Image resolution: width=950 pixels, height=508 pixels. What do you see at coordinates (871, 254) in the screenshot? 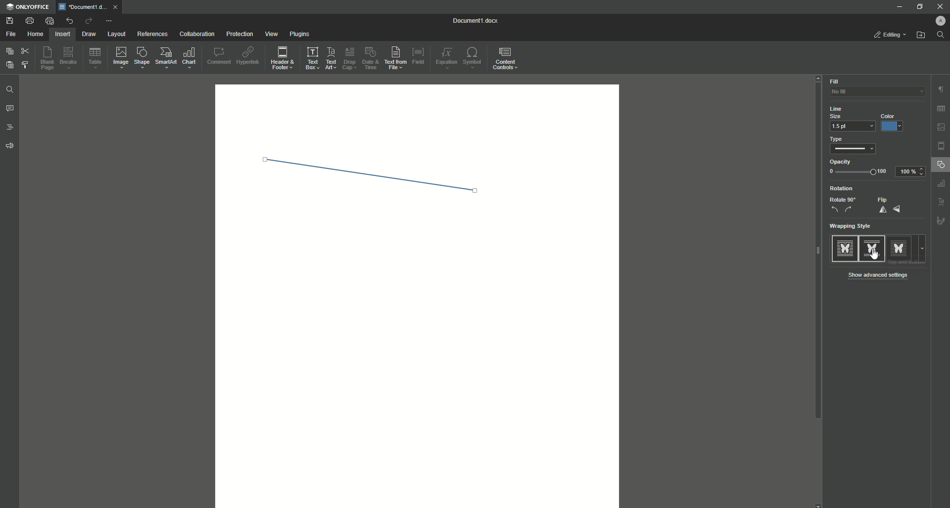
I see `Cursor` at bounding box center [871, 254].